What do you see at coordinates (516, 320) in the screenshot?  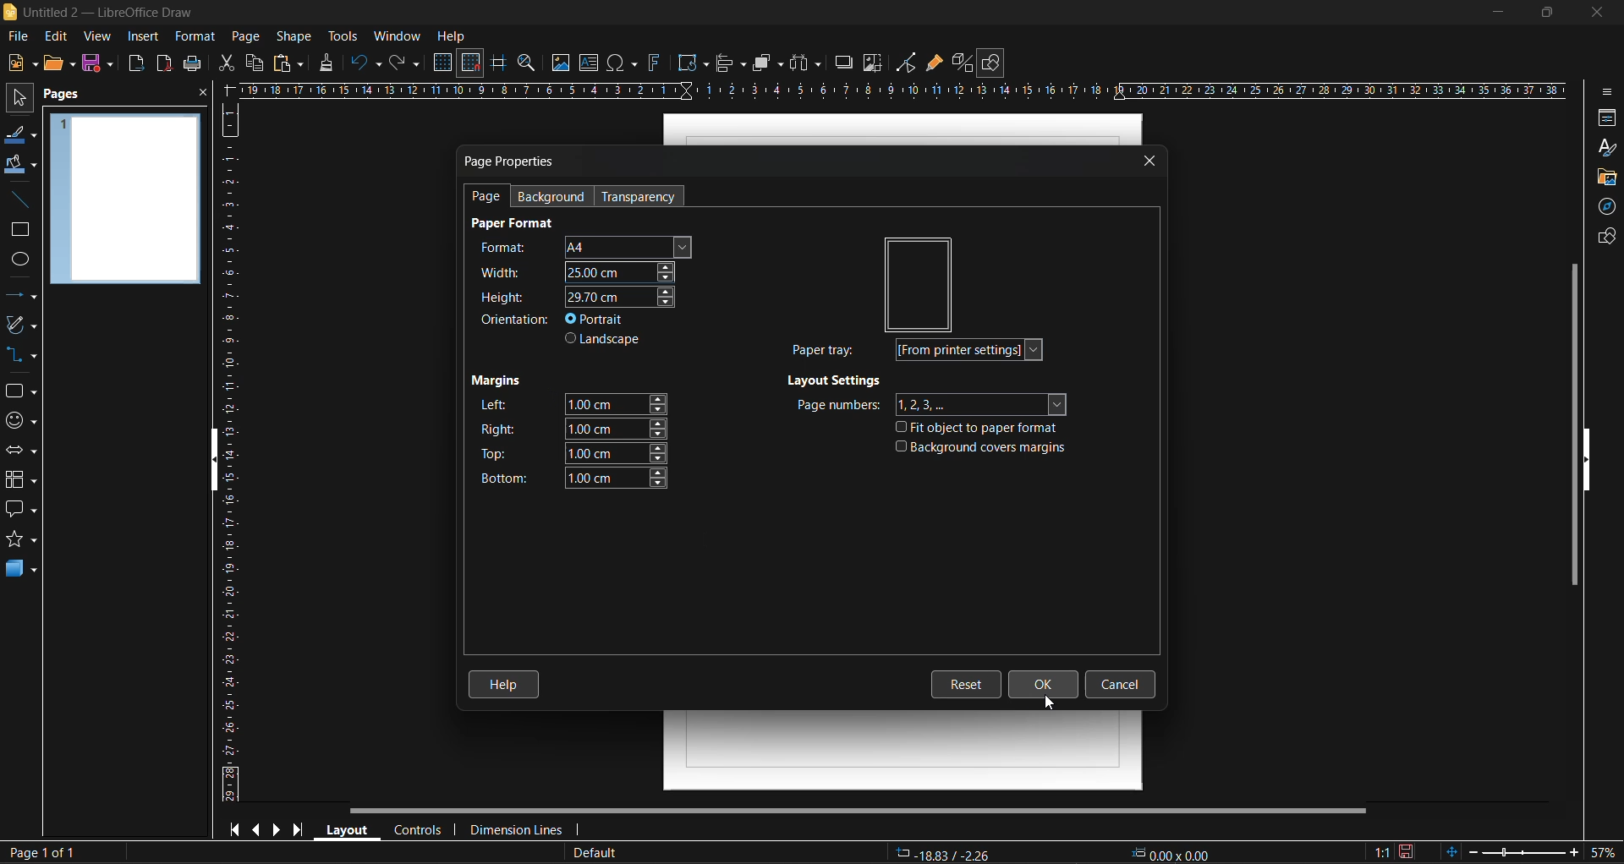 I see `orientation` at bounding box center [516, 320].